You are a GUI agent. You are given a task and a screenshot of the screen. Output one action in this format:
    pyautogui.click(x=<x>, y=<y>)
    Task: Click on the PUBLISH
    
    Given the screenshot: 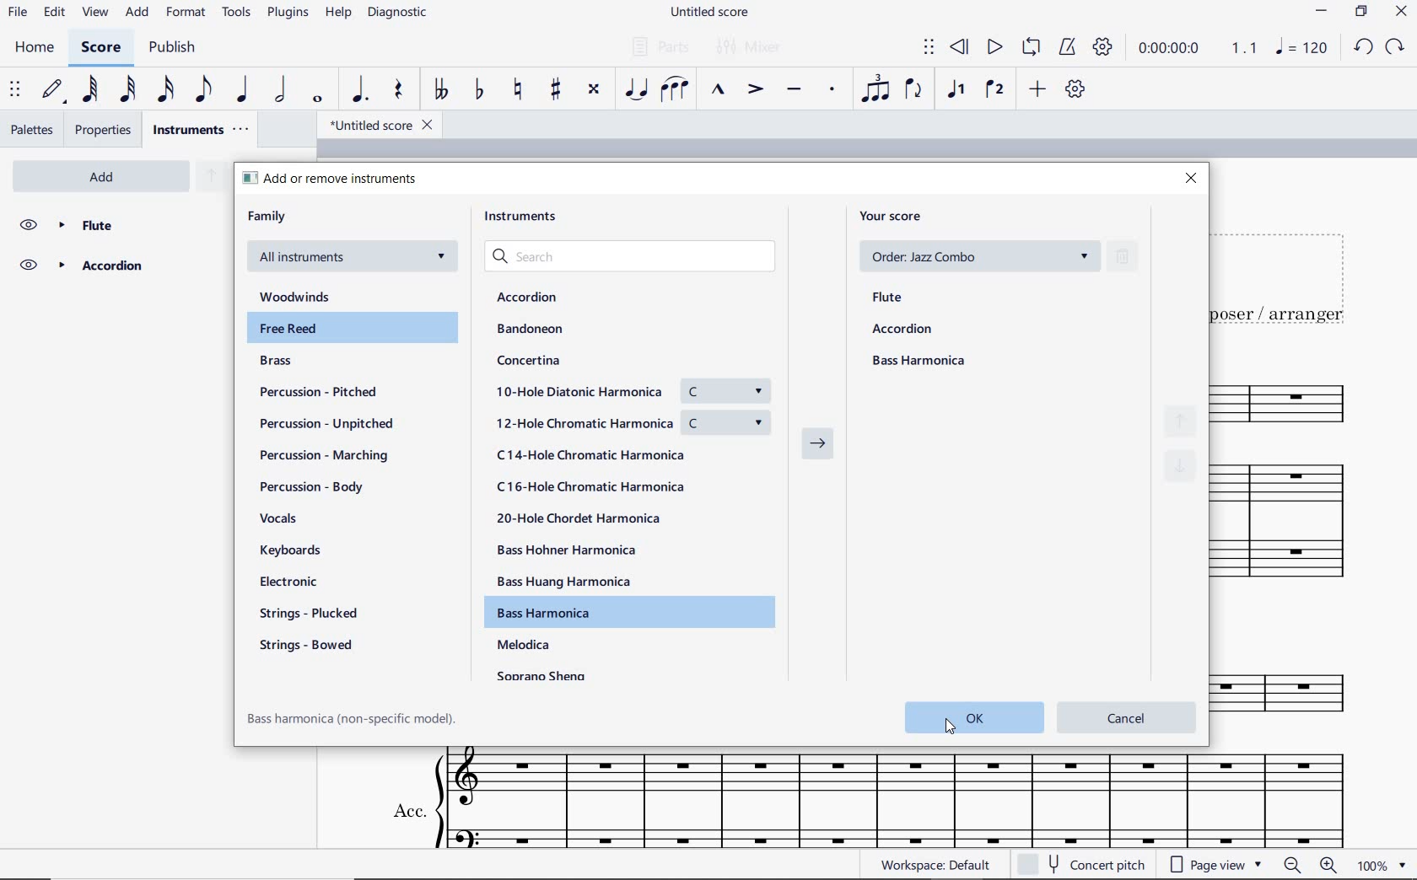 What is the action you would take?
    pyautogui.click(x=175, y=48)
    